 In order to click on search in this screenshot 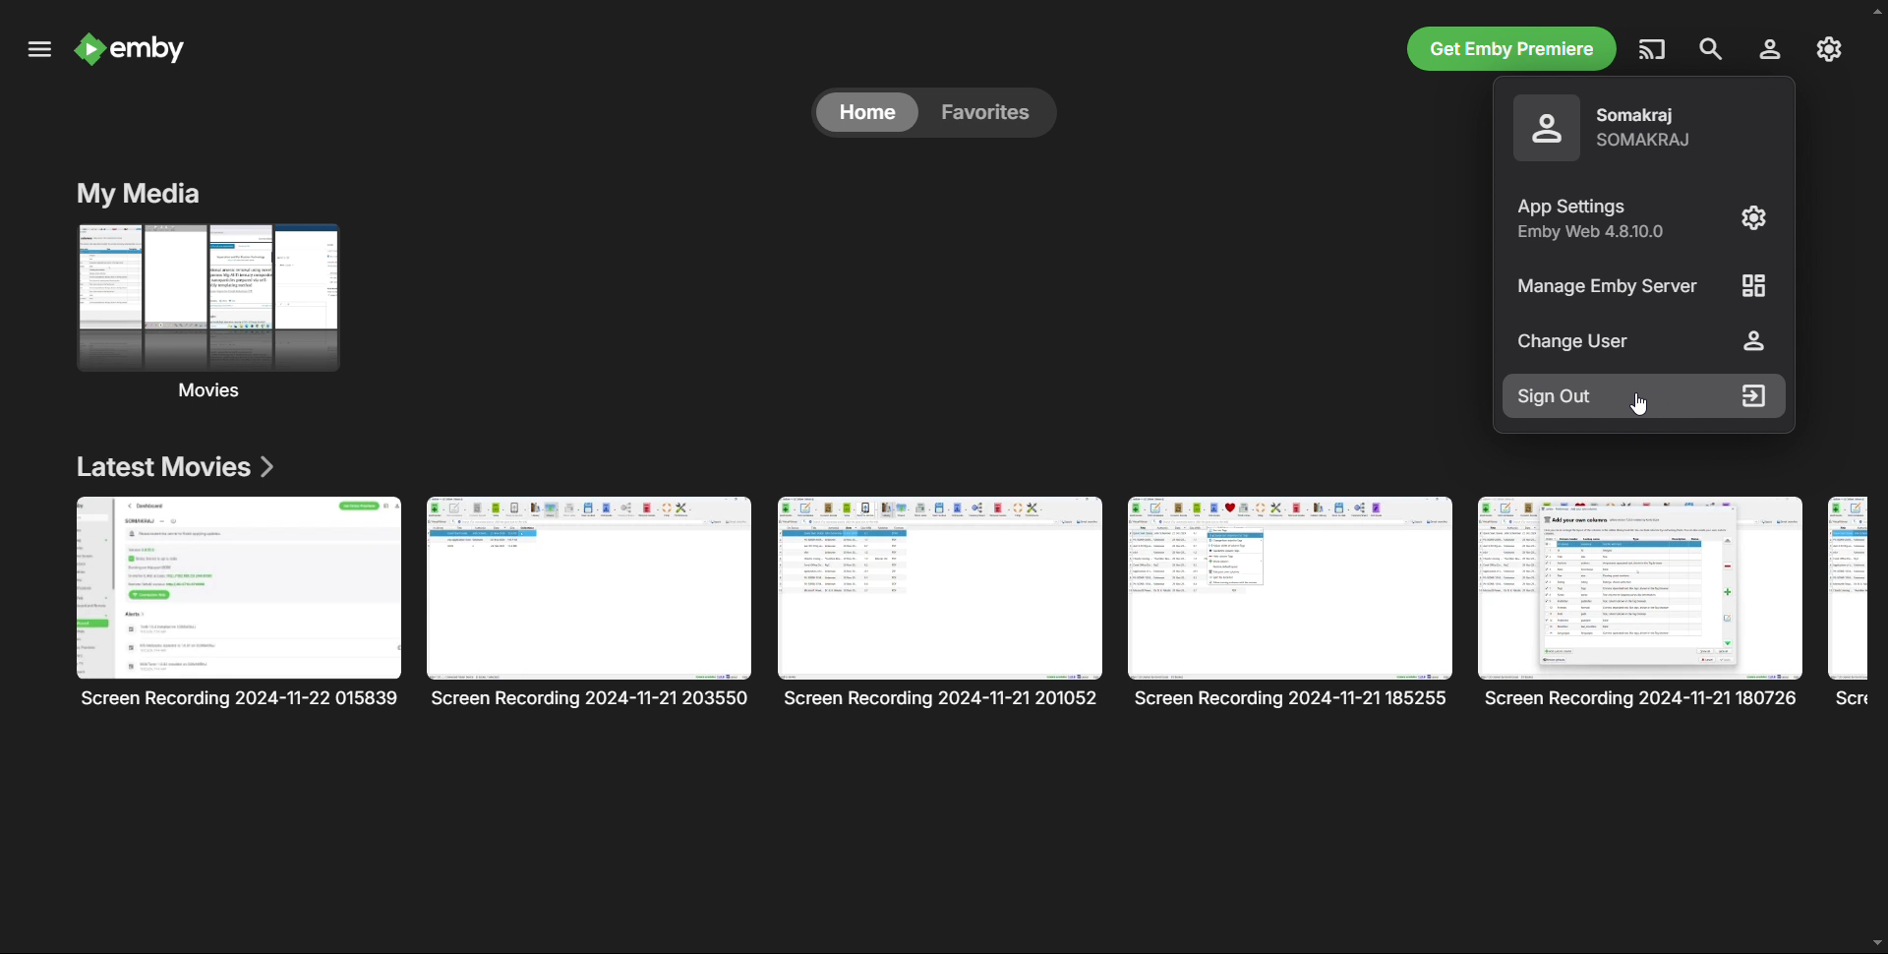, I will do `click(1707, 49)`.